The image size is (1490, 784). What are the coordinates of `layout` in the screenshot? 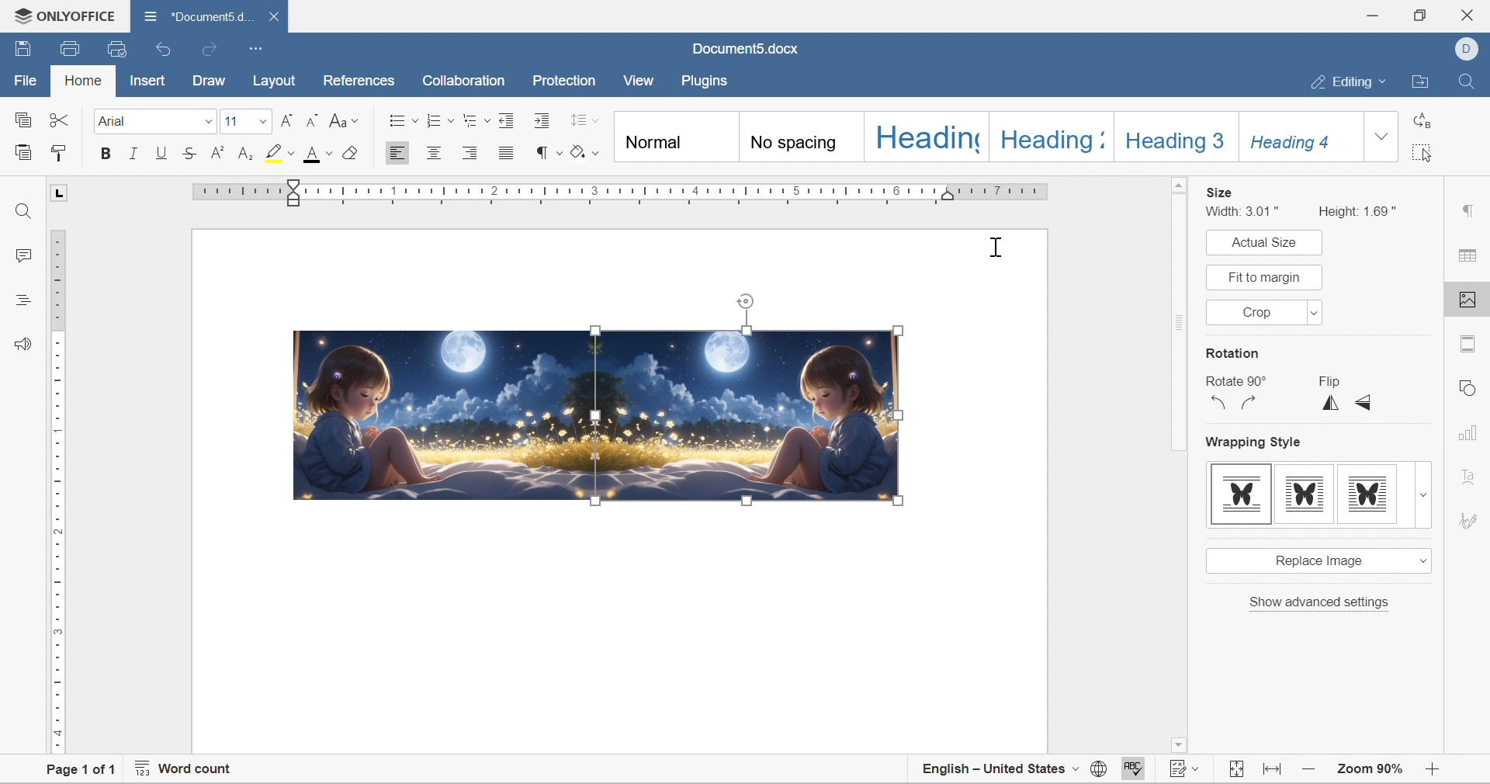 It's located at (275, 81).